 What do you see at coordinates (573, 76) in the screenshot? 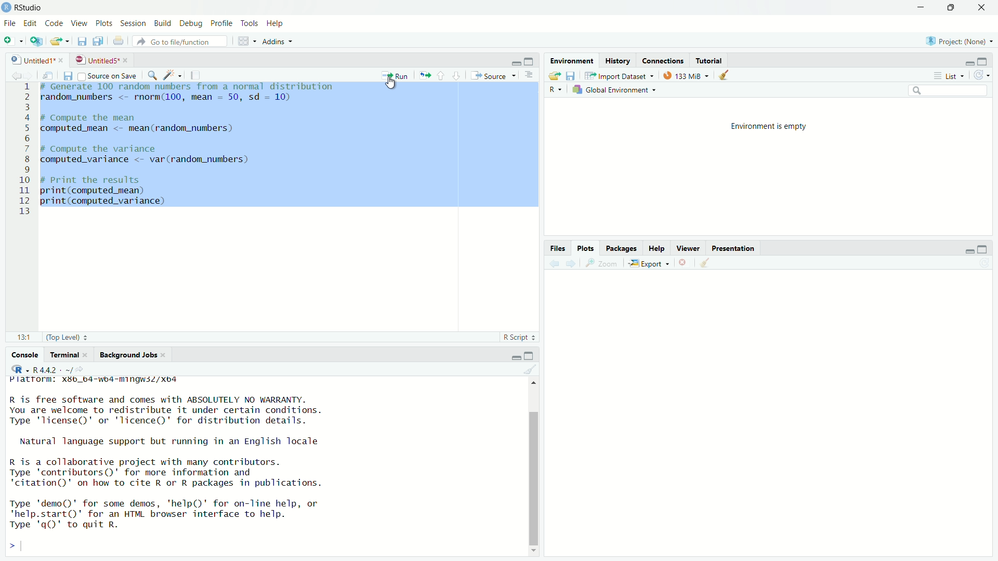
I see `save workspace as` at bounding box center [573, 76].